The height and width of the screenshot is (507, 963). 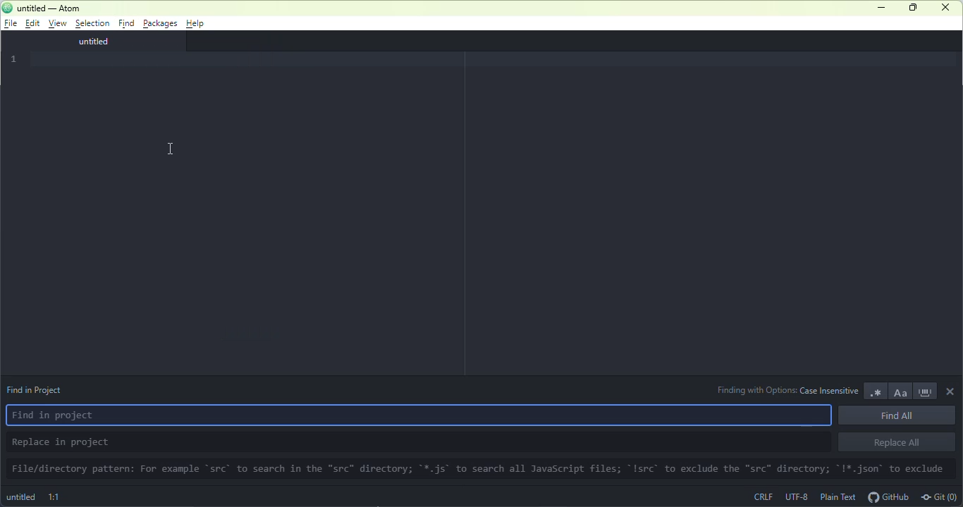 I want to click on CRLF, so click(x=765, y=497).